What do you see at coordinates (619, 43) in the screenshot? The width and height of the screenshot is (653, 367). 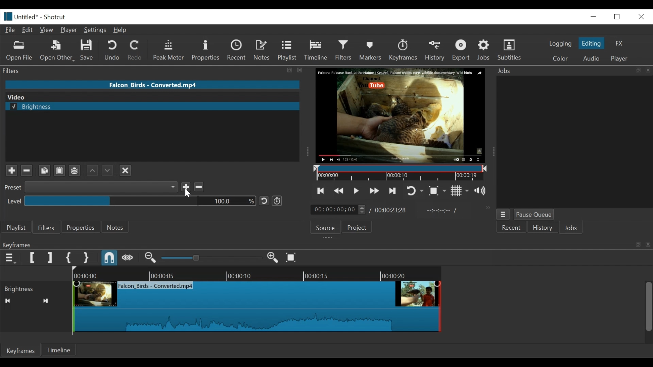 I see `FX` at bounding box center [619, 43].